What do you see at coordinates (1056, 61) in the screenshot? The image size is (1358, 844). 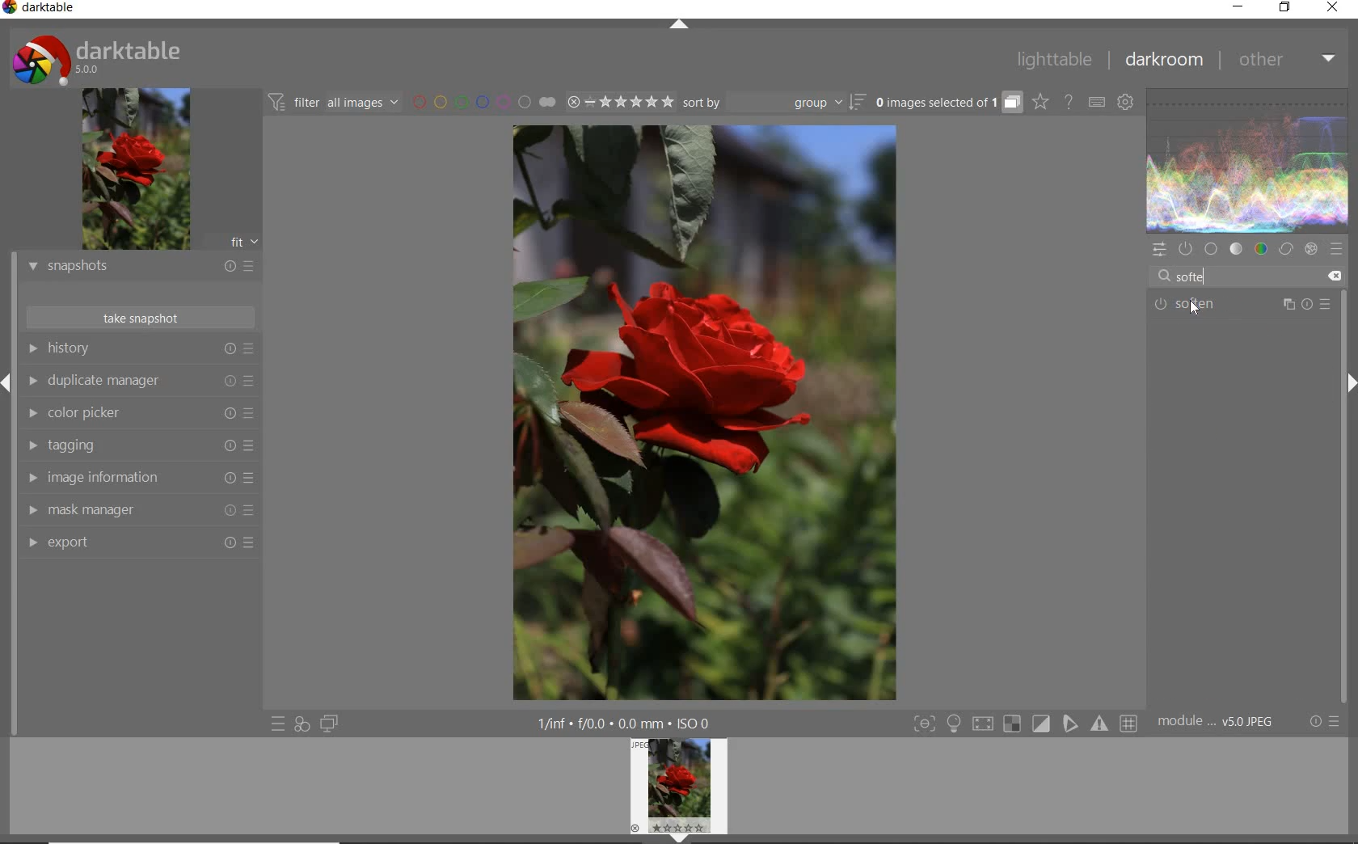 I see `lighttable` at bounding box center [1056, 61].